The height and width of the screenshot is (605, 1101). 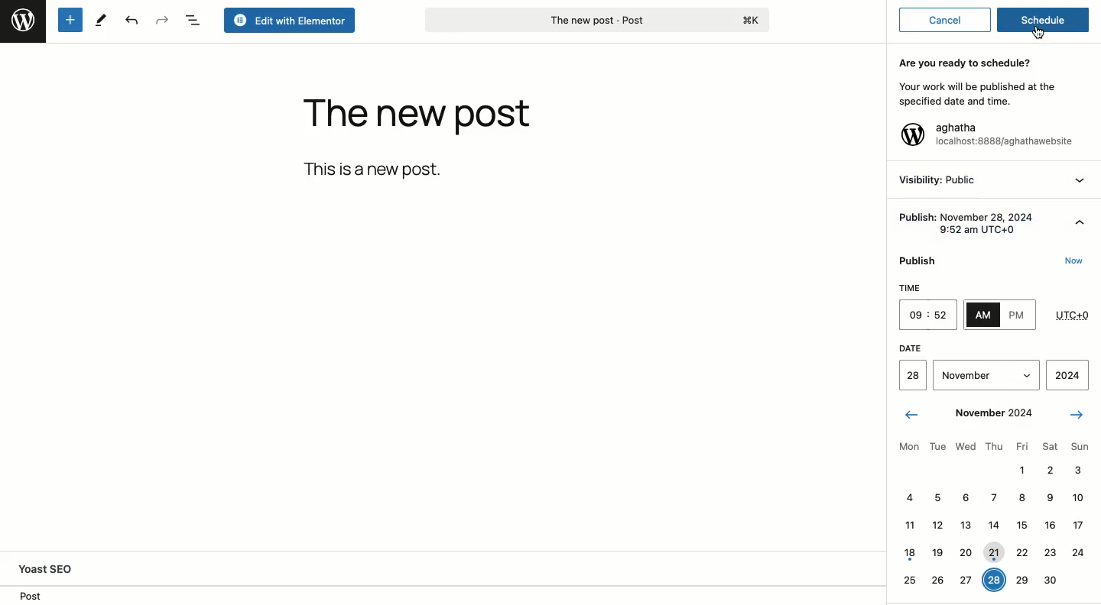 I want to click on Cancel, so click(x=945, y=20).